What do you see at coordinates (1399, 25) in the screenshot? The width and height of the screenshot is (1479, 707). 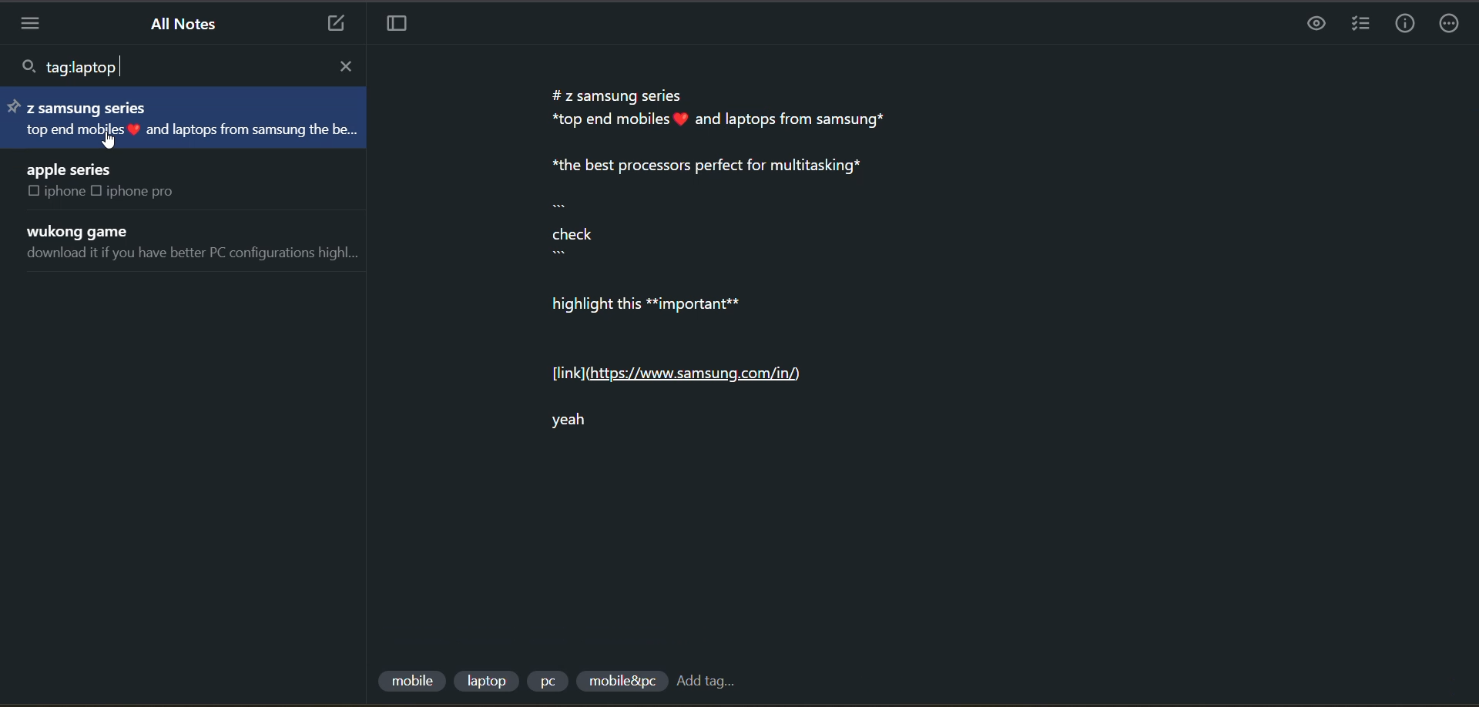 I see `info` at bounding box center [1399, 25].